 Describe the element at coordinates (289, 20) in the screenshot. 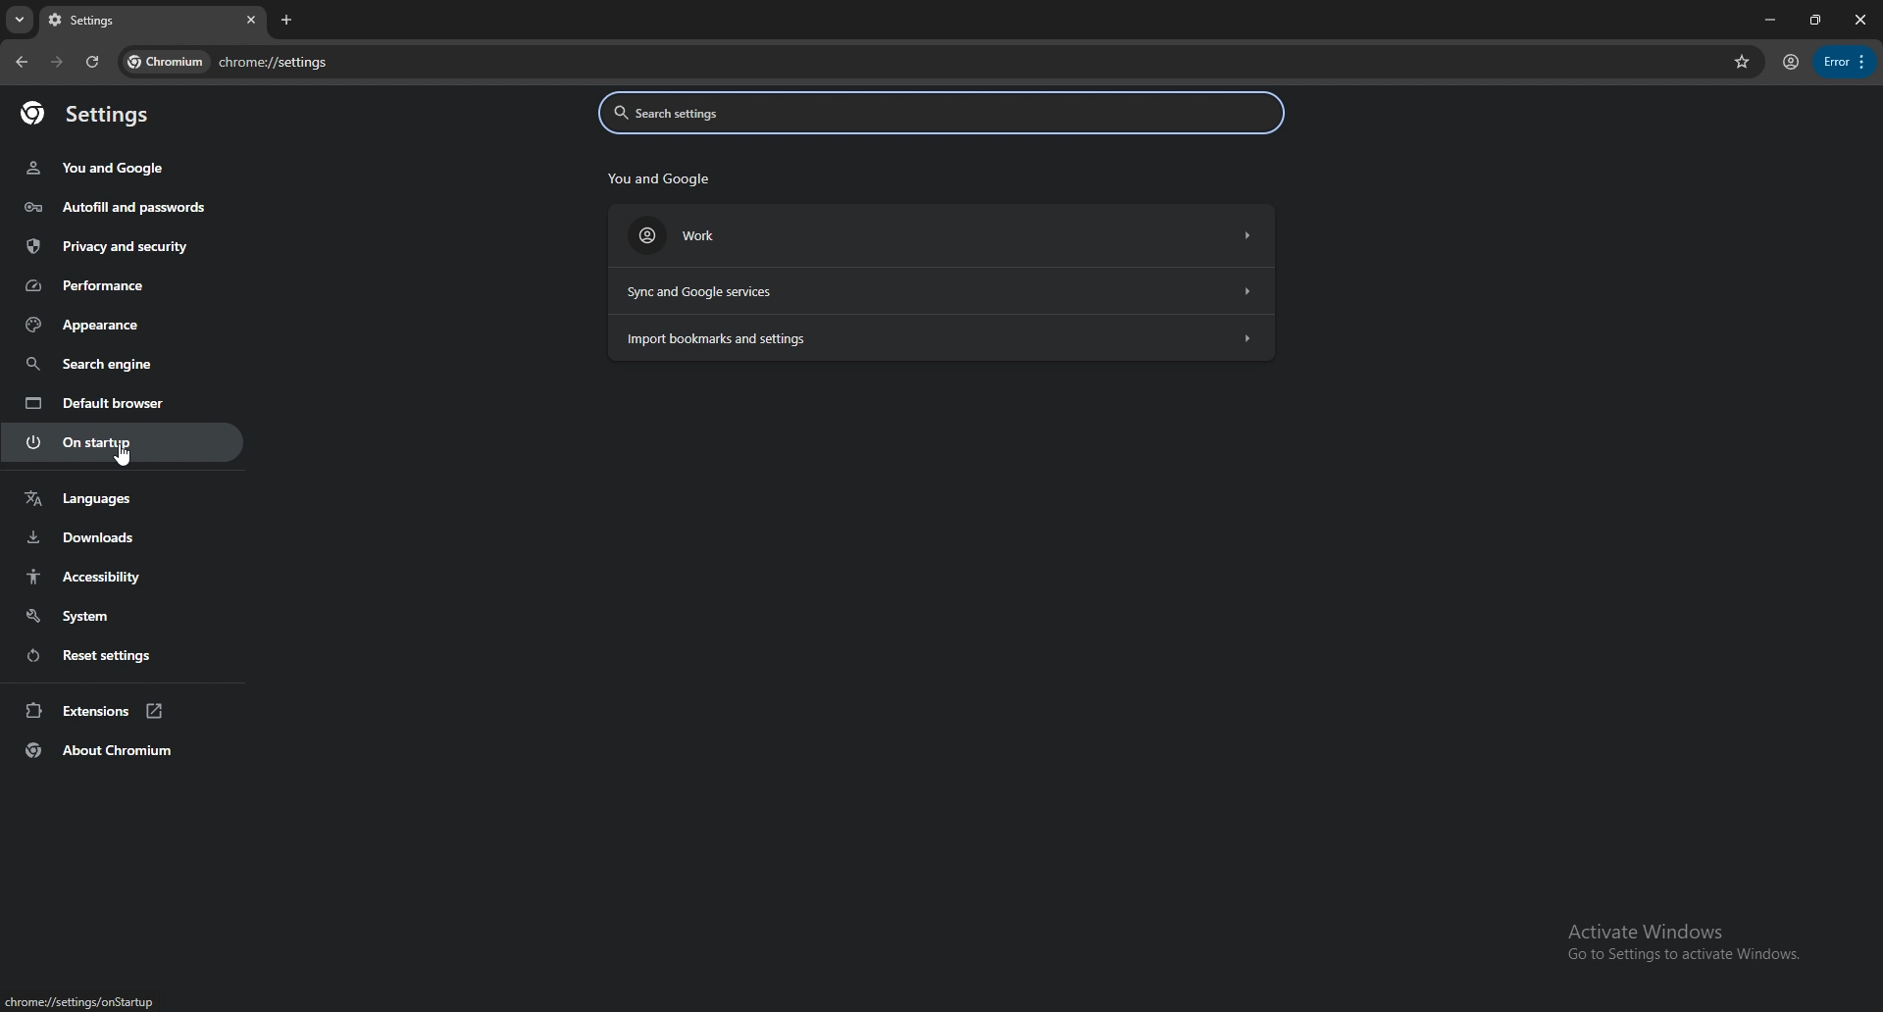

I see `add tab` at that location.